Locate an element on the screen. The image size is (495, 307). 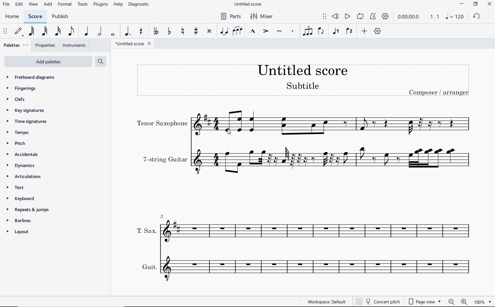
MINIMIZE is located at coordinates (463, 4).